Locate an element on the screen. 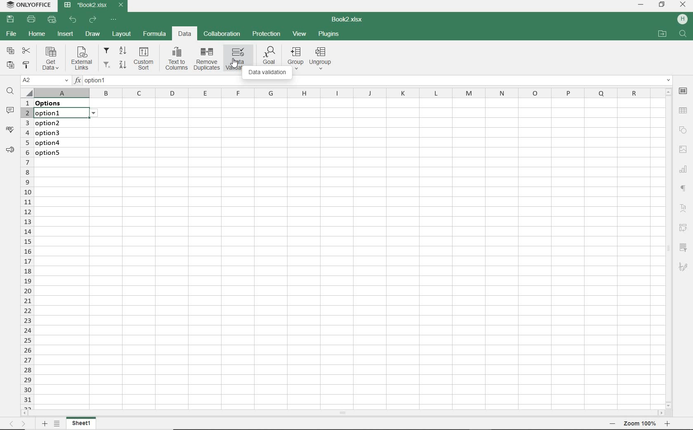 The width and height of the screenshot is (693, 430). INSERT is located at coordinates (65, 35).